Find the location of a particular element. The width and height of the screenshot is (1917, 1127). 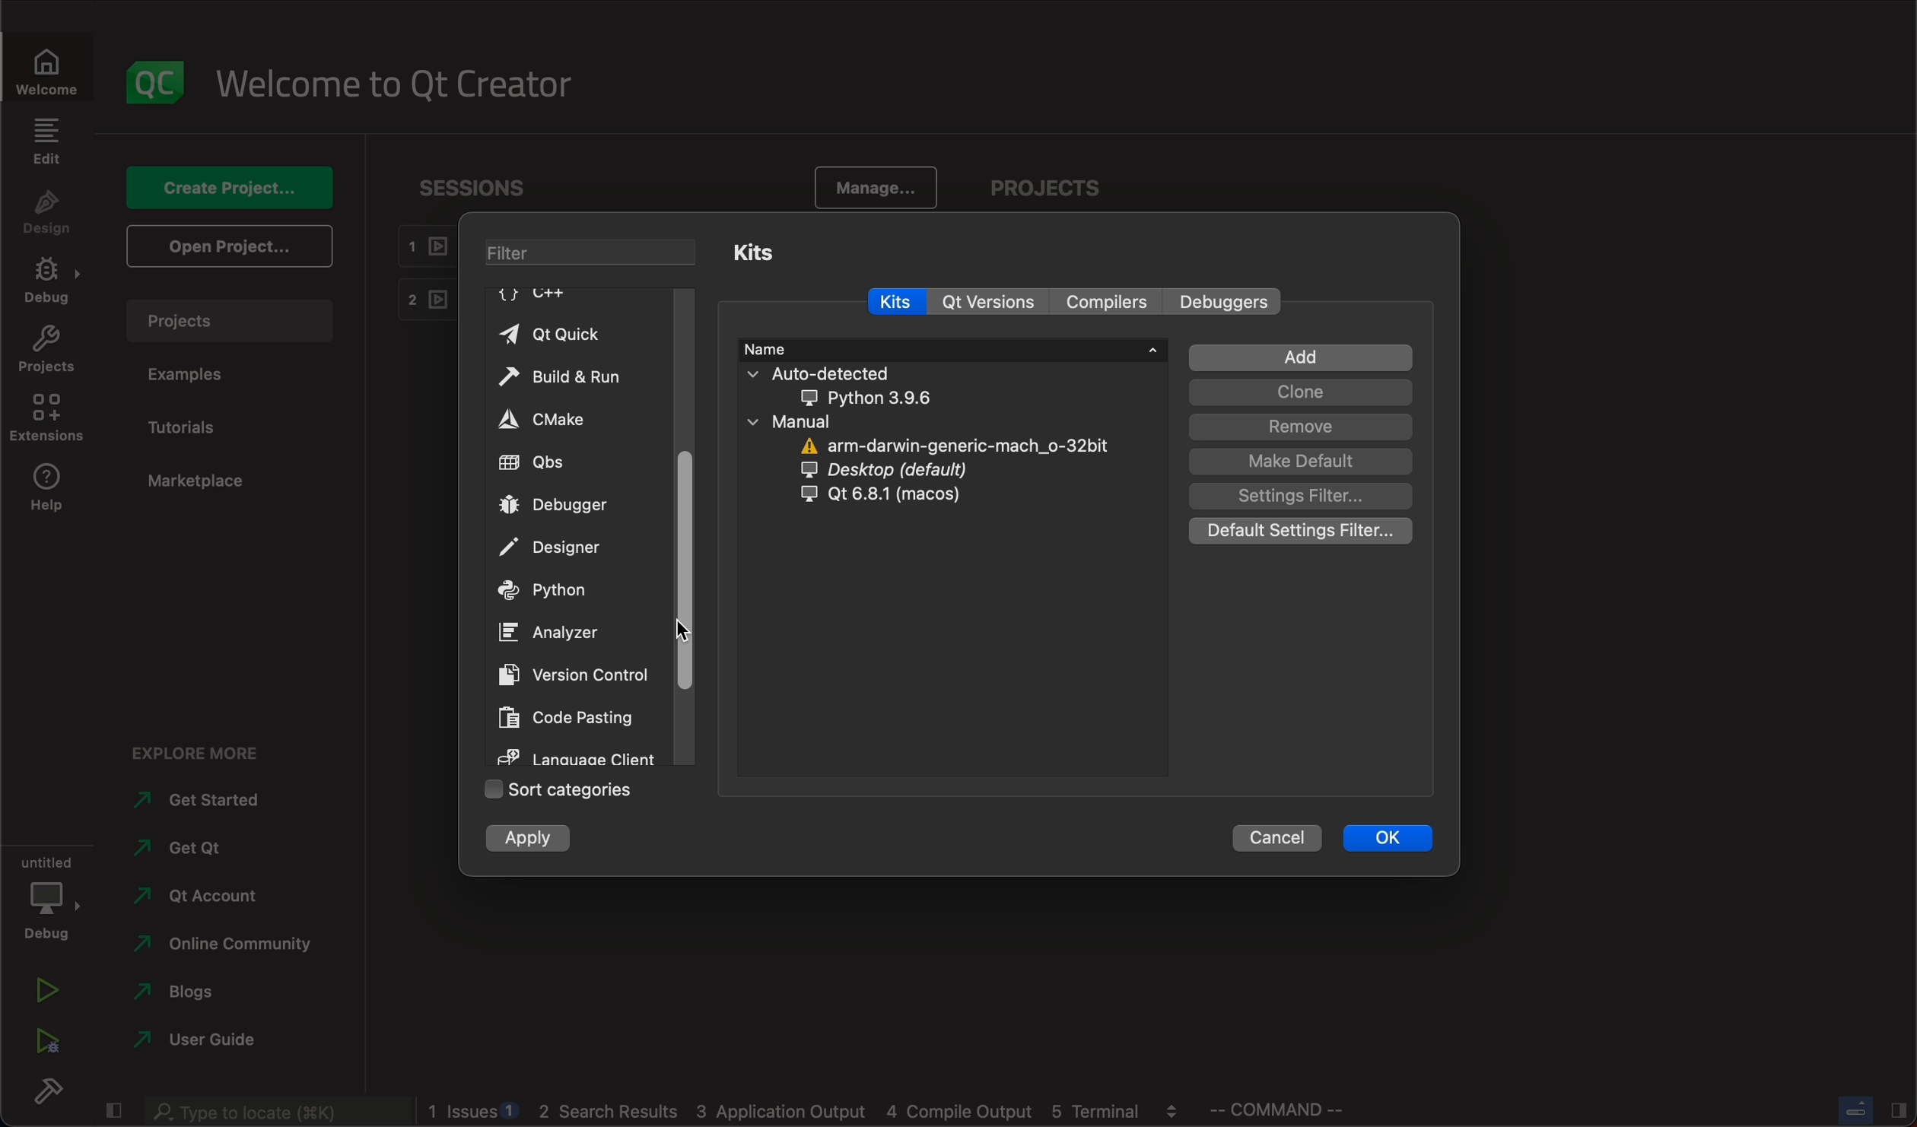

kits is located at coordinates (895, 302).